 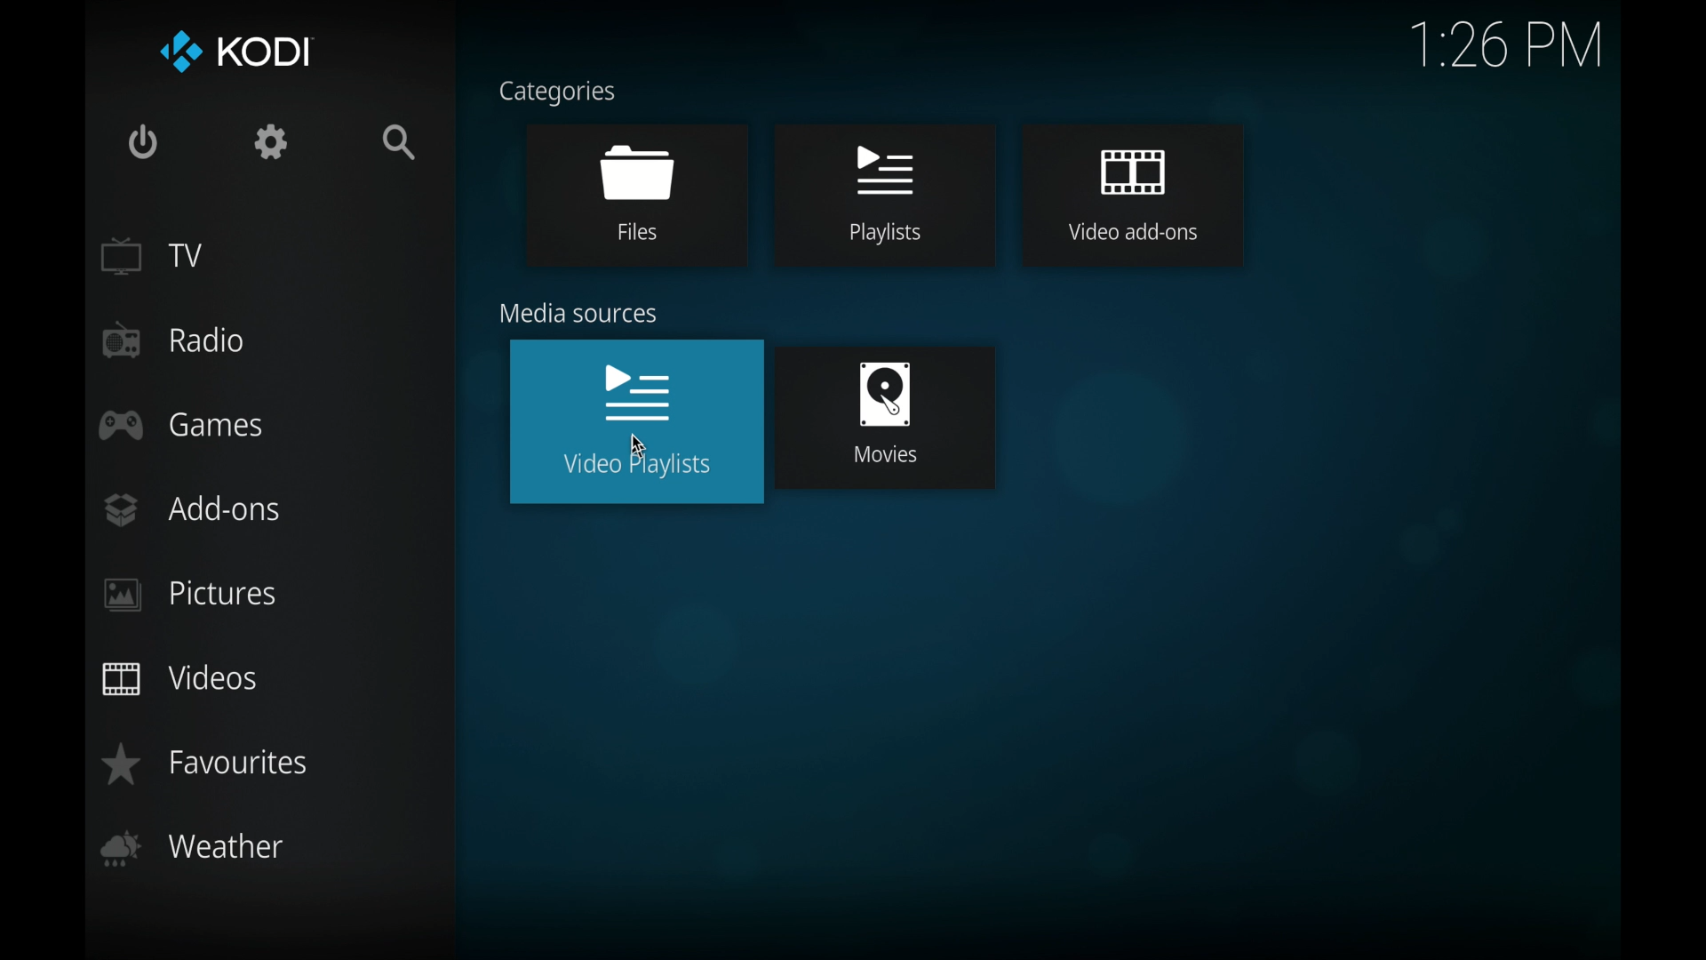 What do you see at coordinates (1131, 195) in the screenshot?
I see `video add-ons` at bounding box center [1131, 195].